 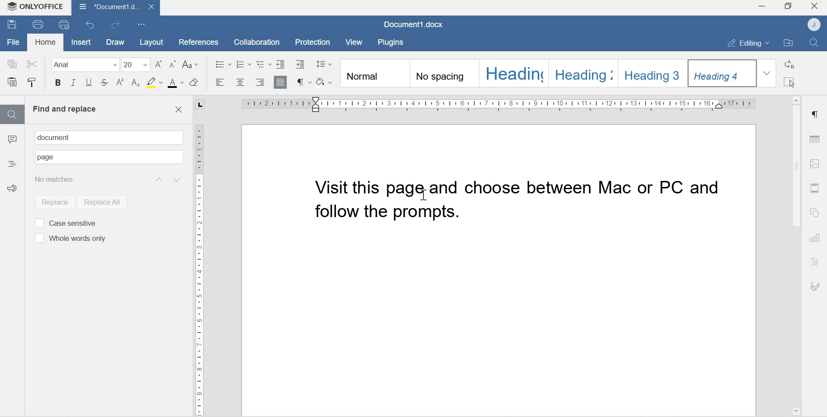 I want to click on No spacing, so click(x=444, y=75).